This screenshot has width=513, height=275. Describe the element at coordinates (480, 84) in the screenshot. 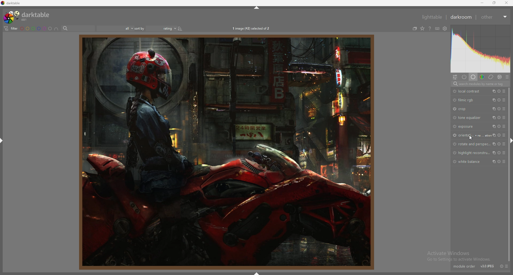

I see `search modules by name or tag` at that location.